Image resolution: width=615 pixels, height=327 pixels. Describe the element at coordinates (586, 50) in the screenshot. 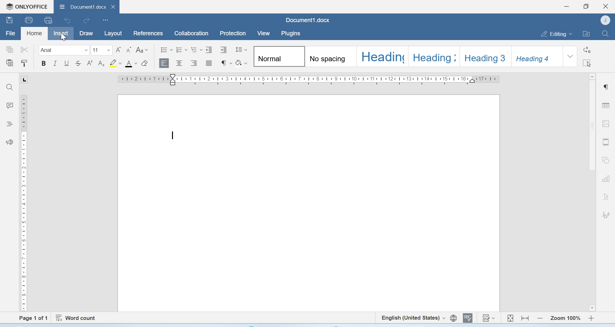

I see `Replace` at that location.